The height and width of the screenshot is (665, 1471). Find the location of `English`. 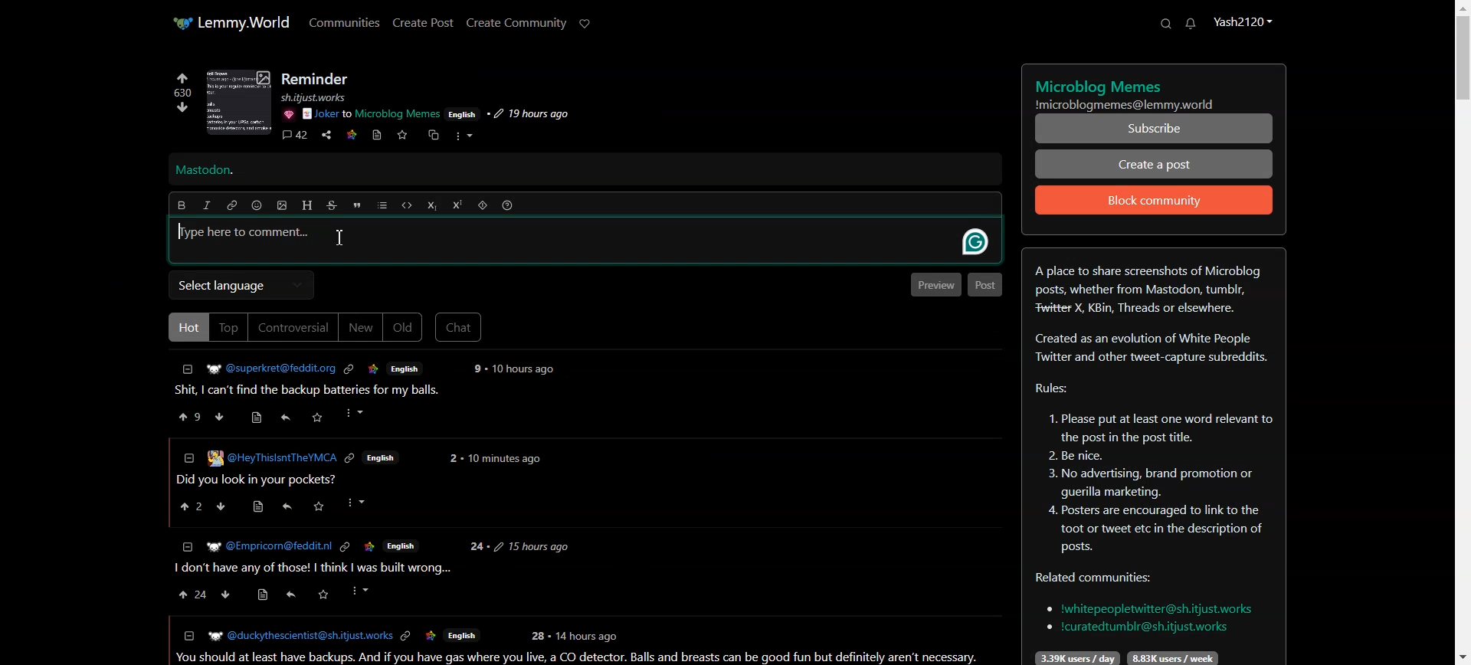

English is located at coordinates (382, 458).